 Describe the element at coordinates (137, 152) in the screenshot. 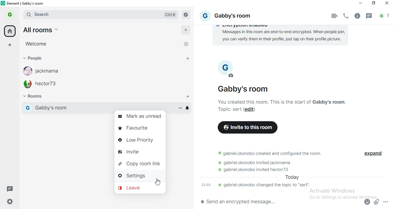

I see `invite` at that location.